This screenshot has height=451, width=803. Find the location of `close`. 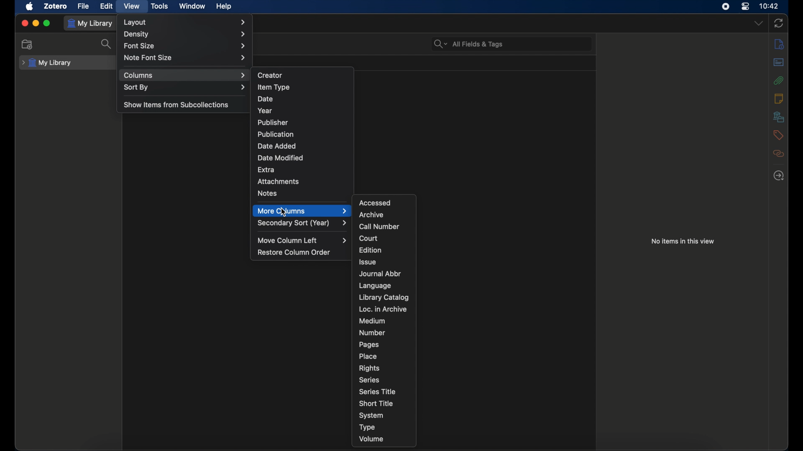

close is located at coordinates (24, 23).